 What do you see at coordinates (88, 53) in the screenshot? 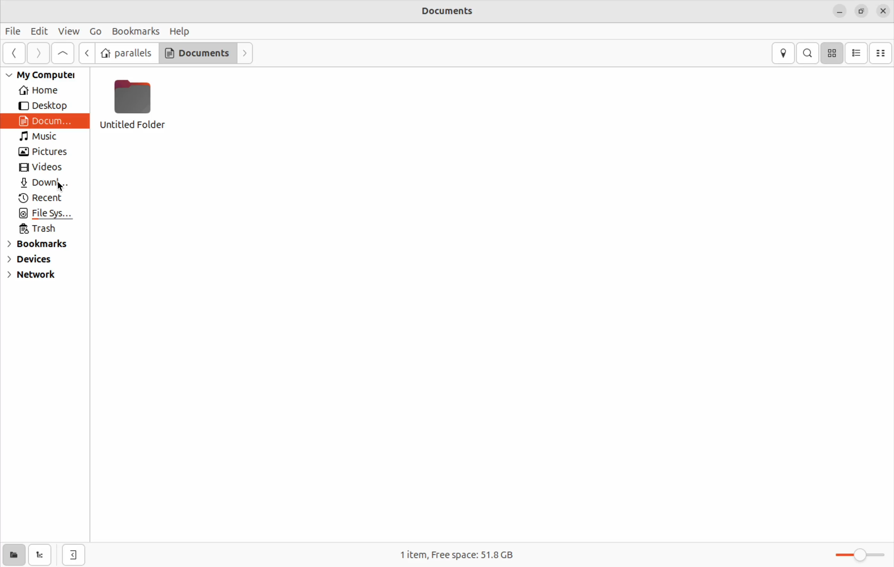
I see `back` at bounding box center [88, 53].